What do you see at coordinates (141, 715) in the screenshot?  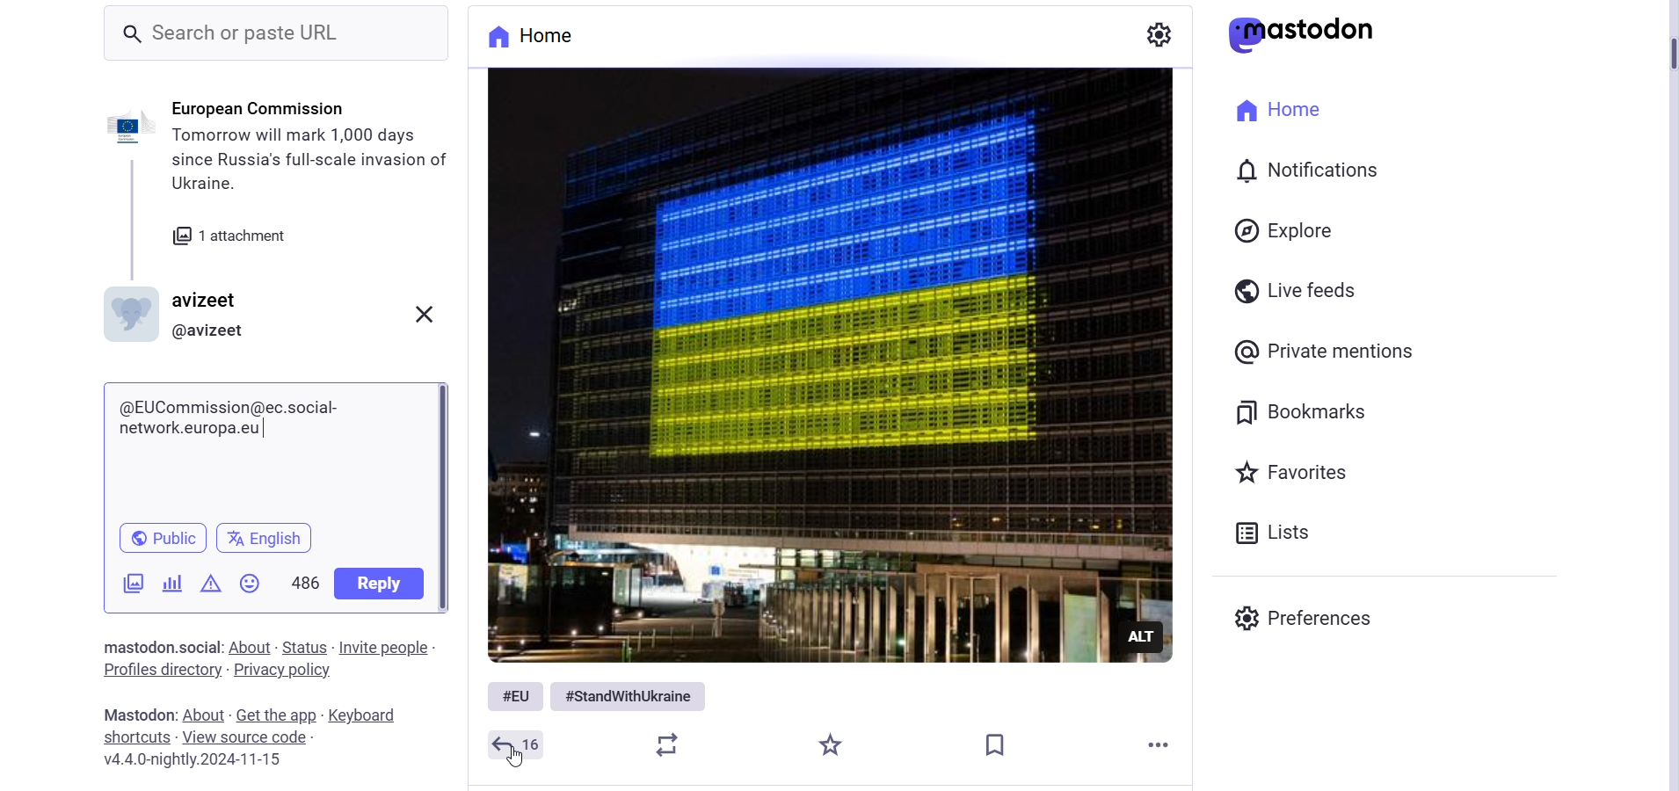 I see `Mastodon` at bounding box center [141, 715].